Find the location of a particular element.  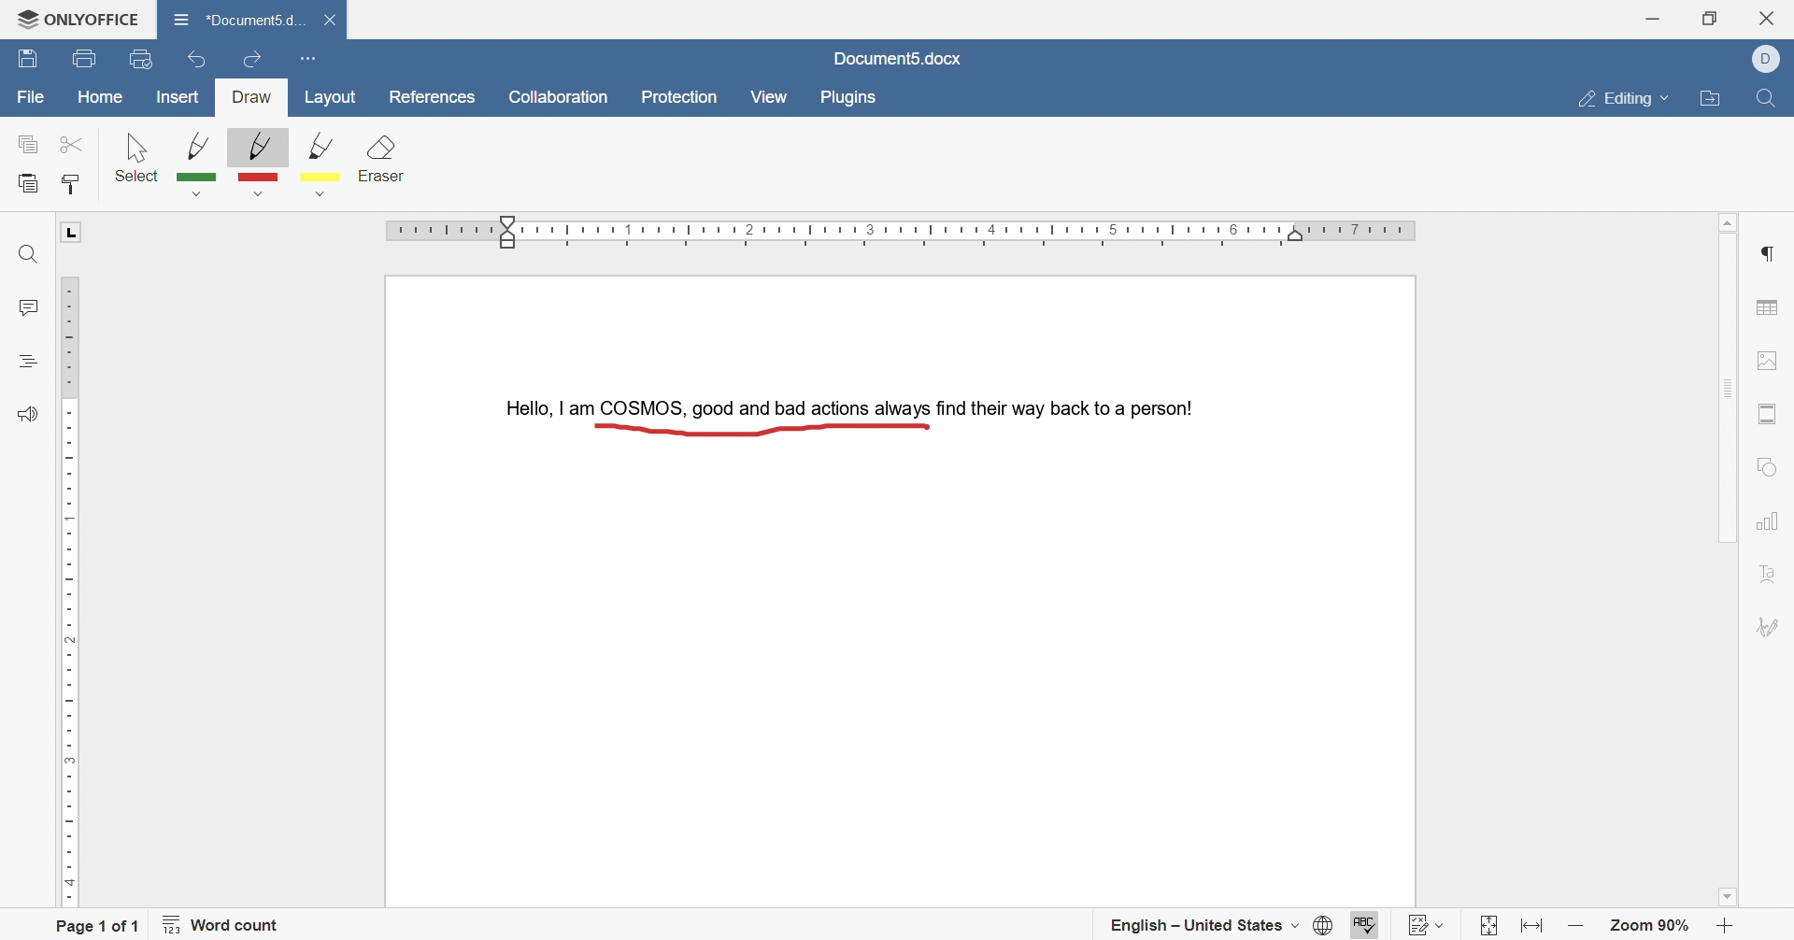

comments is located at coordinates (26, 308).